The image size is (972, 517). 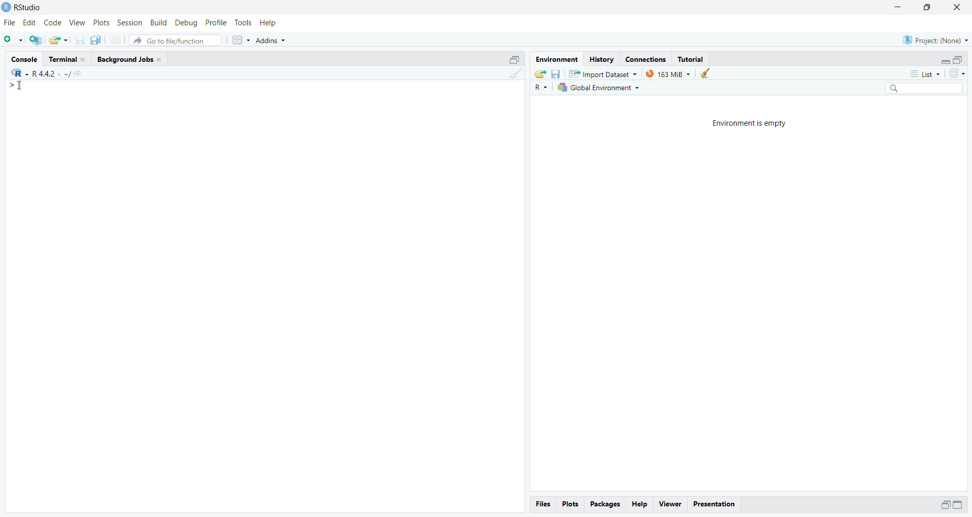 I want to click on Global Environment, so click(x=599, y=88).